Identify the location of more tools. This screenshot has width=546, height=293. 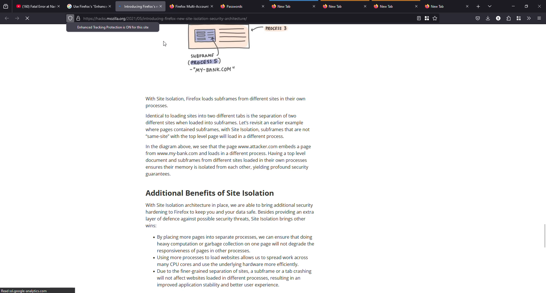
(529, 18).